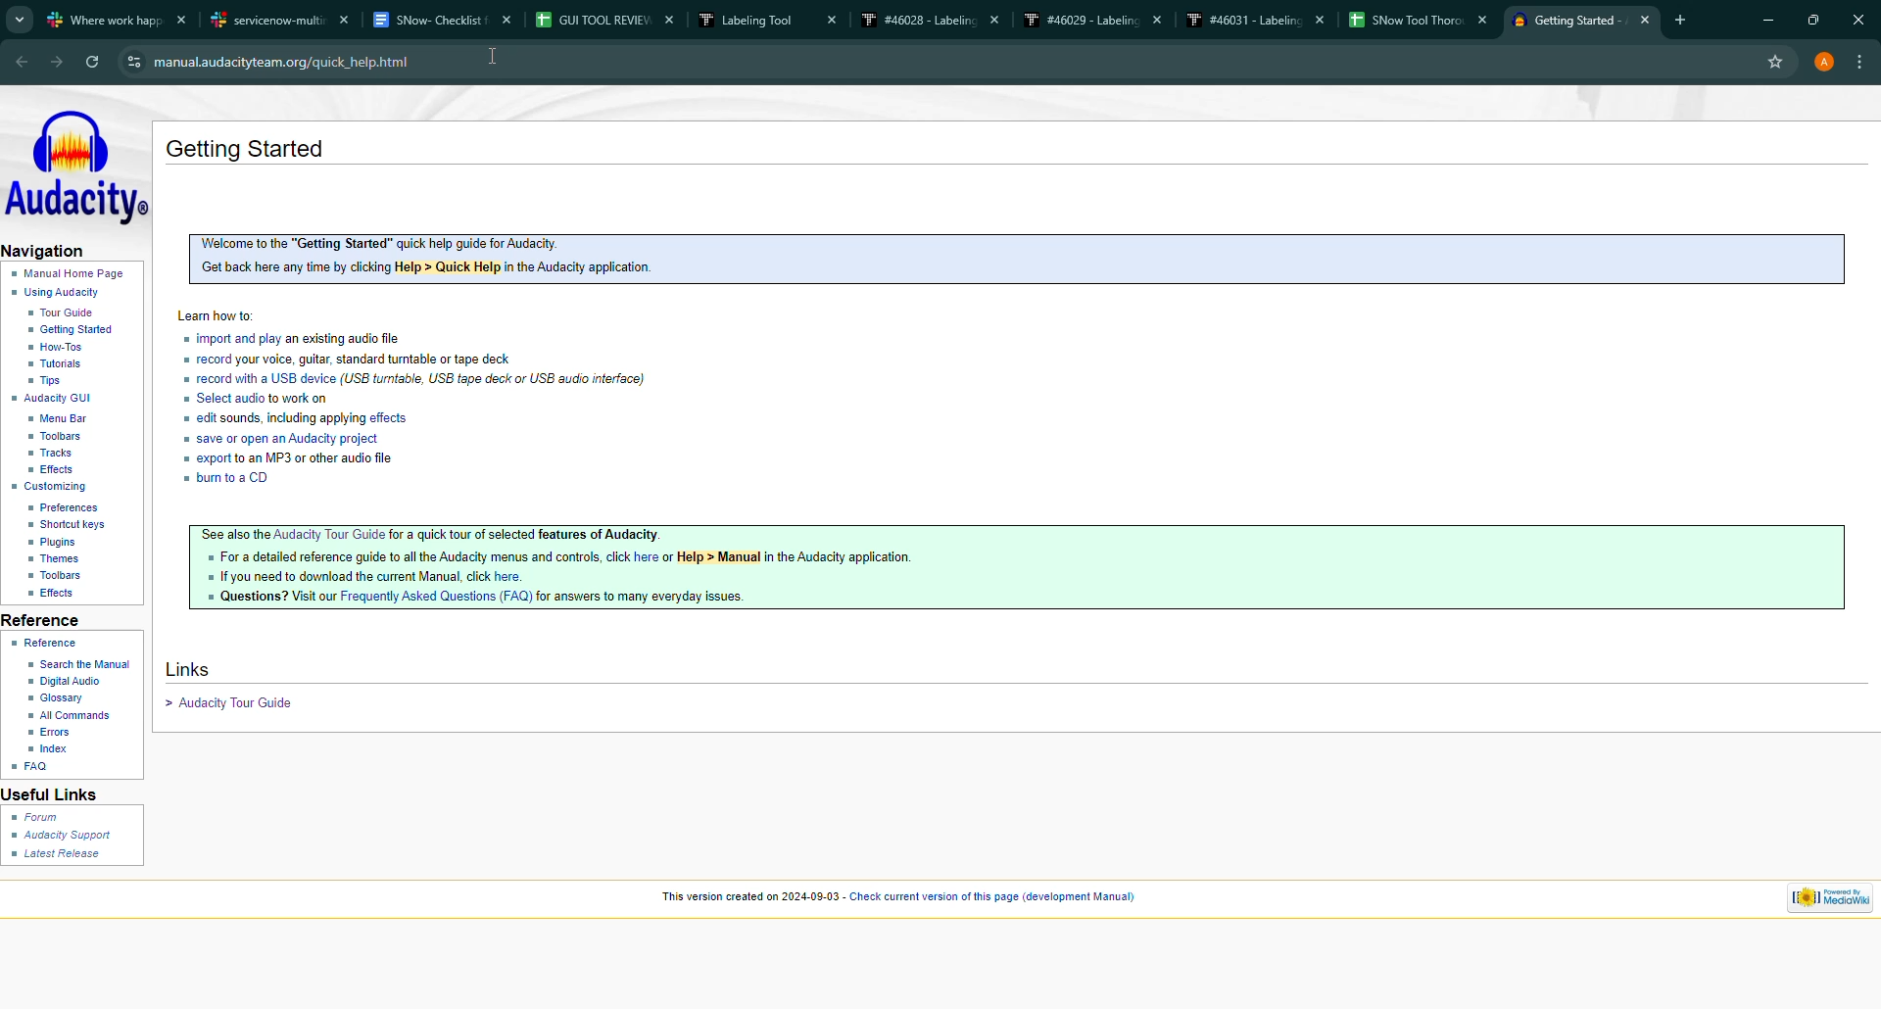 This screenshot has width=1881, height=1009. I want to click on View Site Information, so click(131, 60).